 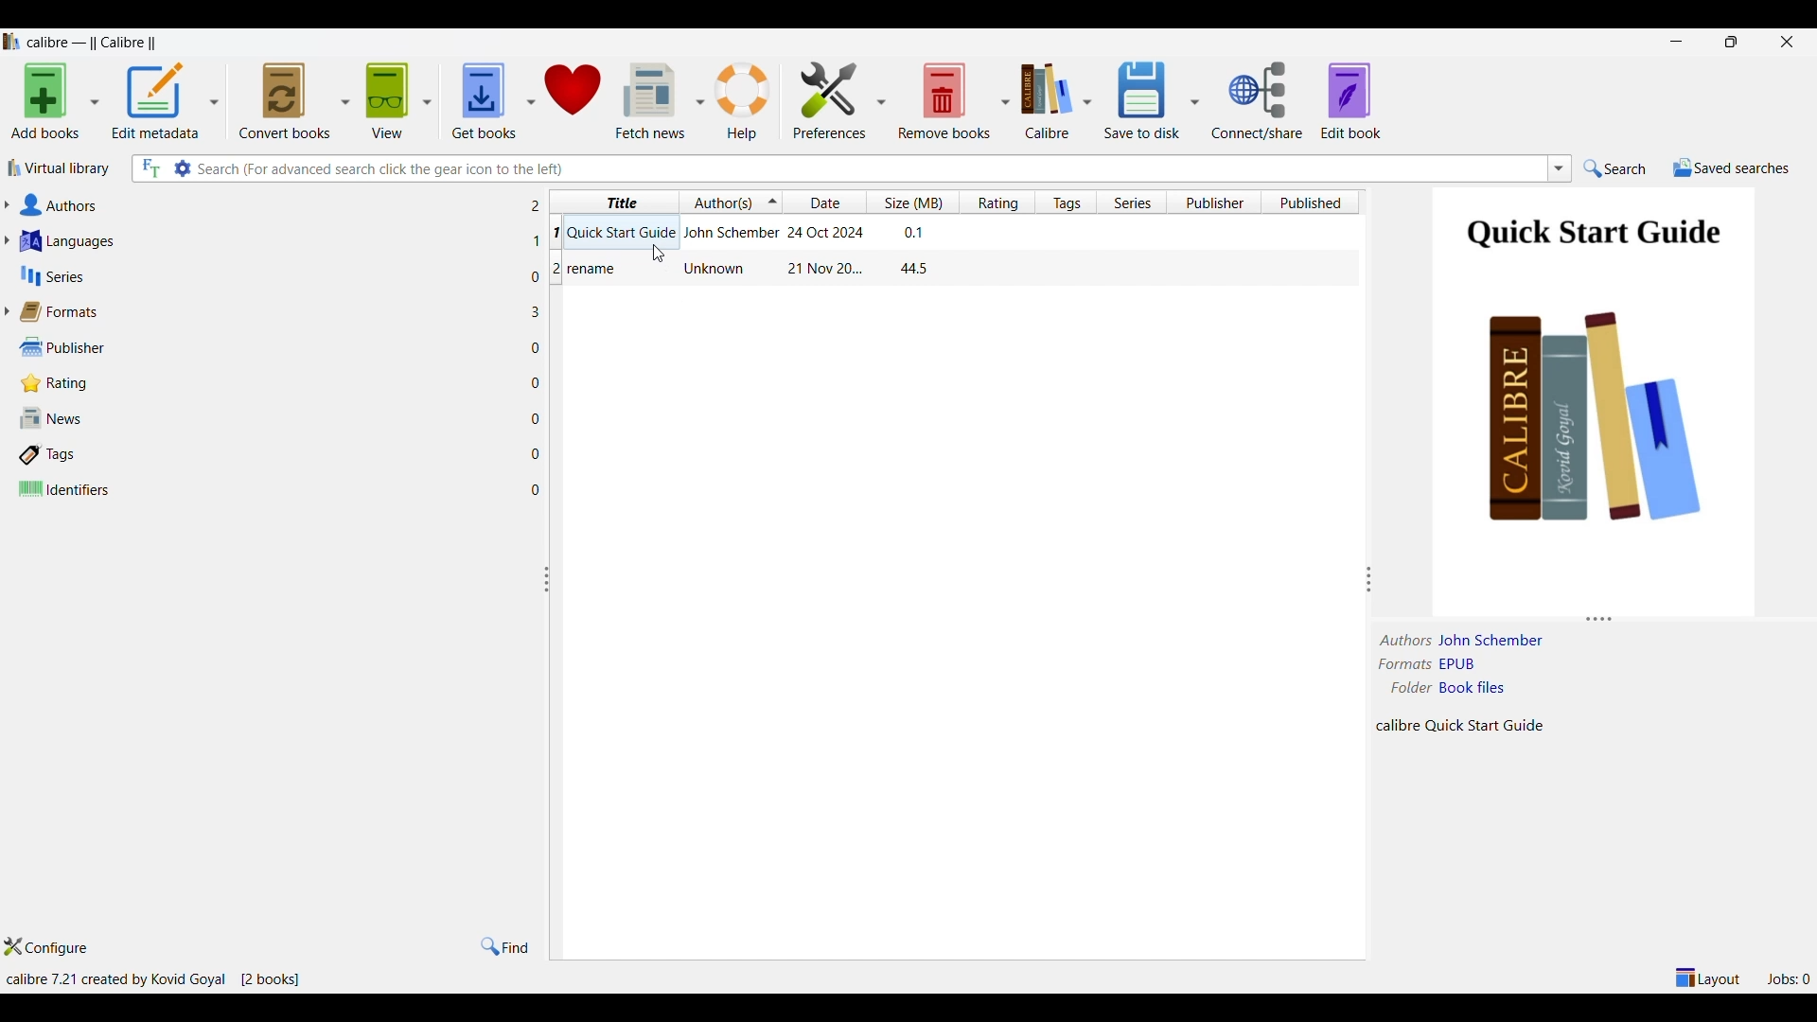 I want to click on Identifiers, so click(x=270, y=490).